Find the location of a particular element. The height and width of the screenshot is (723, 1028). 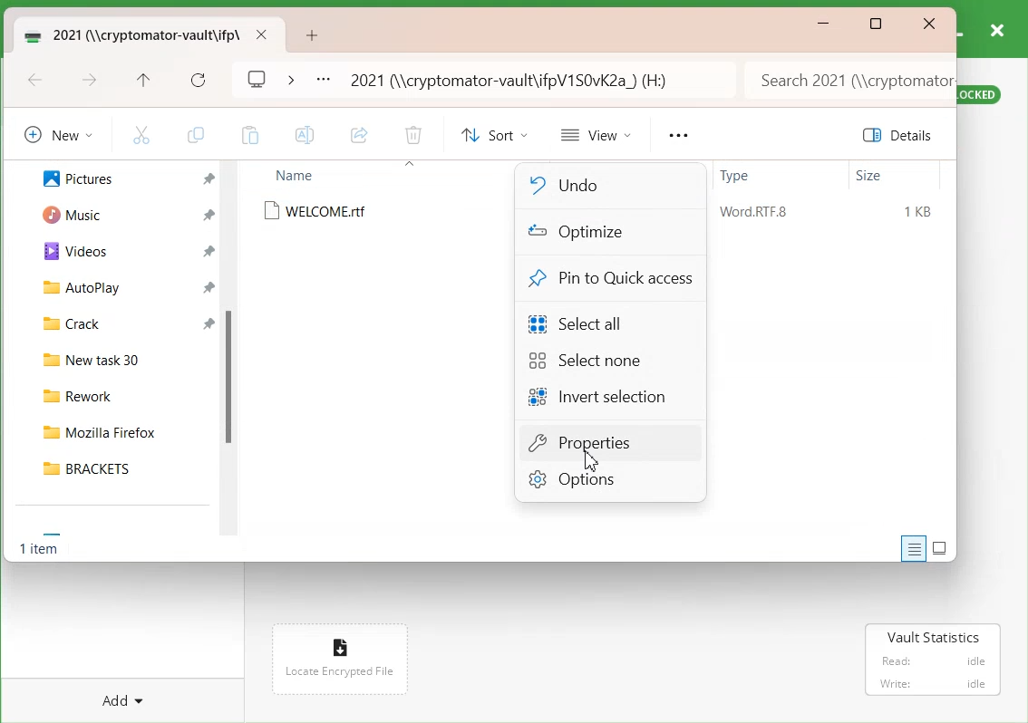

Videos is located at coordinates (68, 250).